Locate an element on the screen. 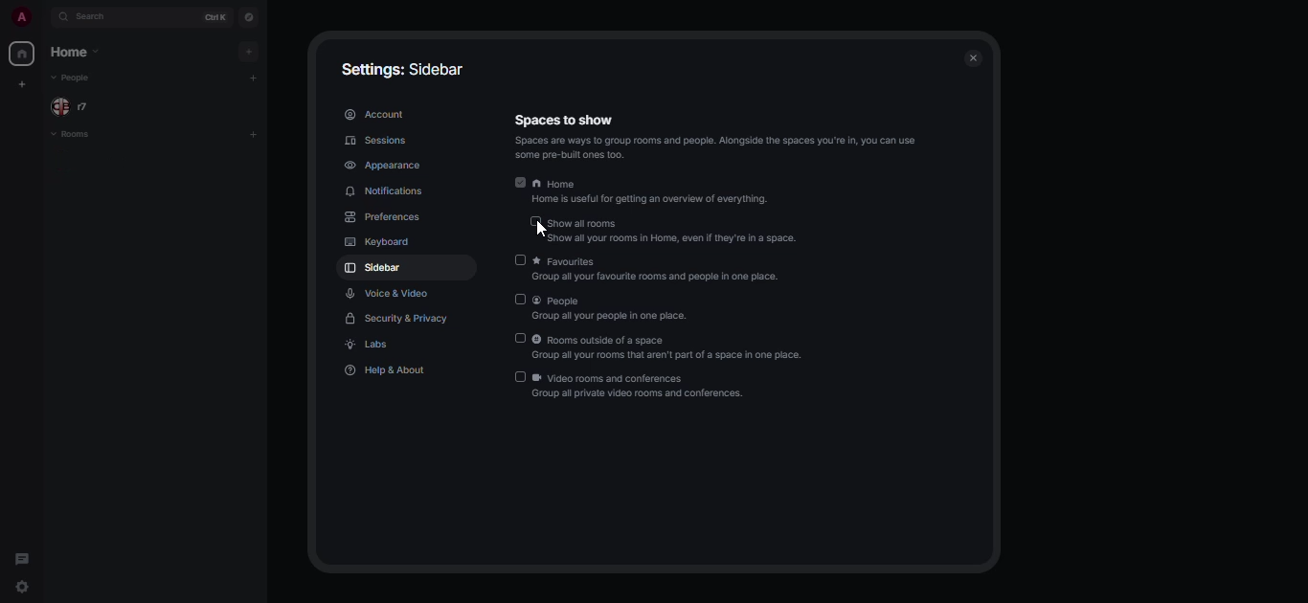  quick settings is located at coordinates (23, 589).